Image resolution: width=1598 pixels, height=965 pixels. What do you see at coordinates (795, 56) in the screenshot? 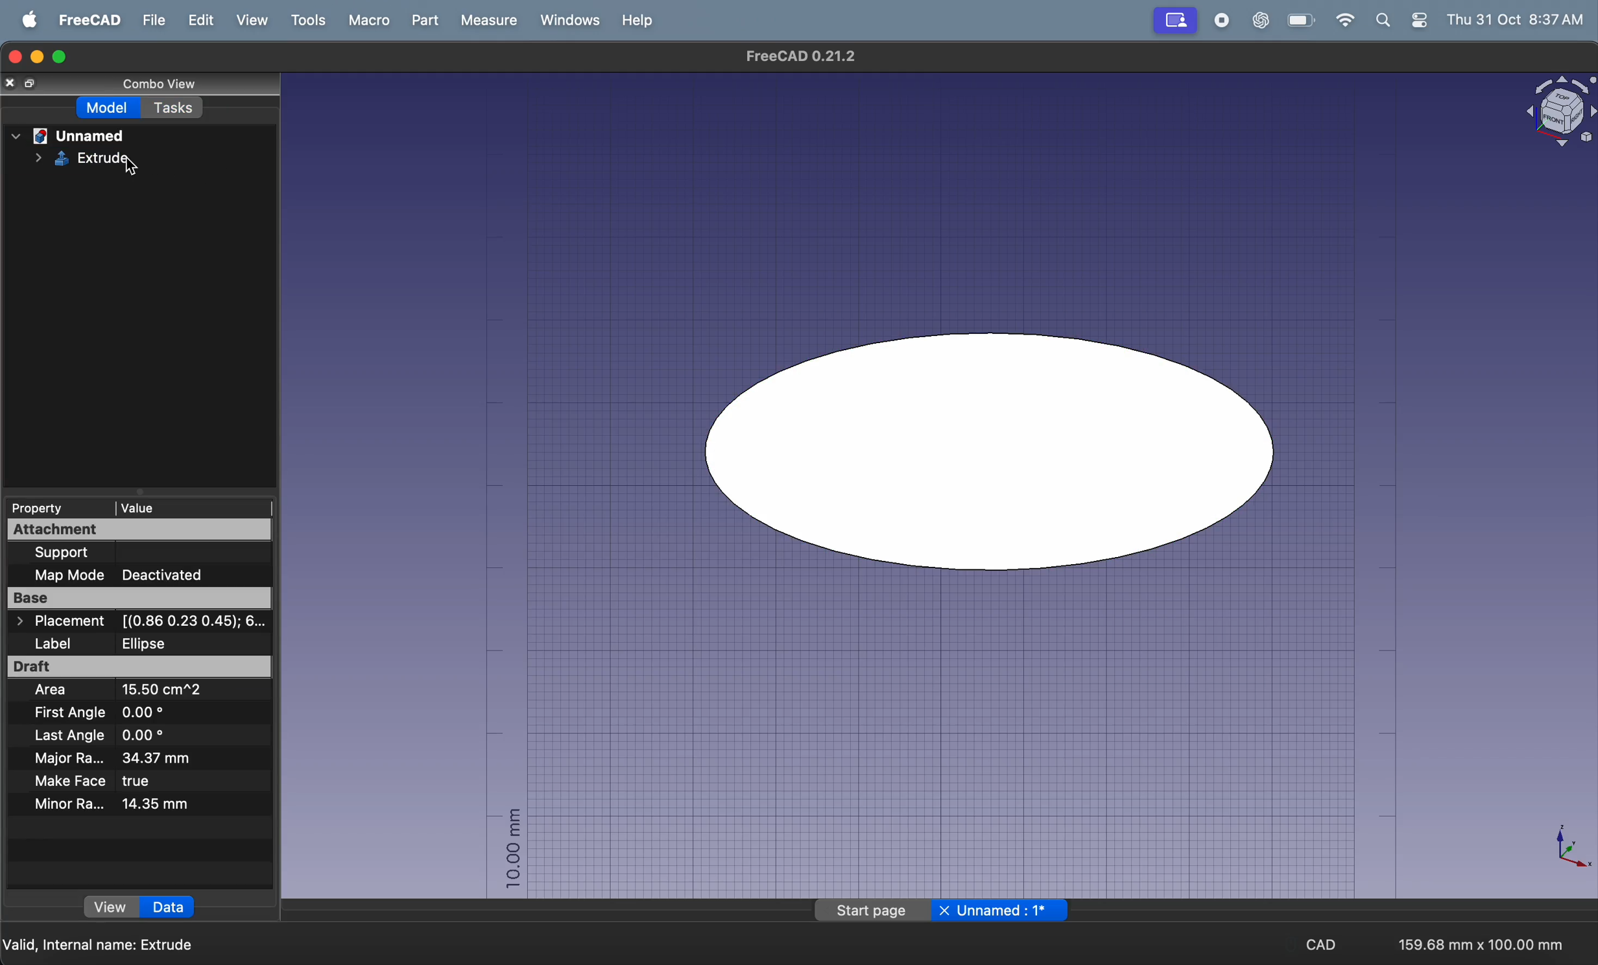
I see `Free cad 0.21.2` at bounding box center [795, 56].